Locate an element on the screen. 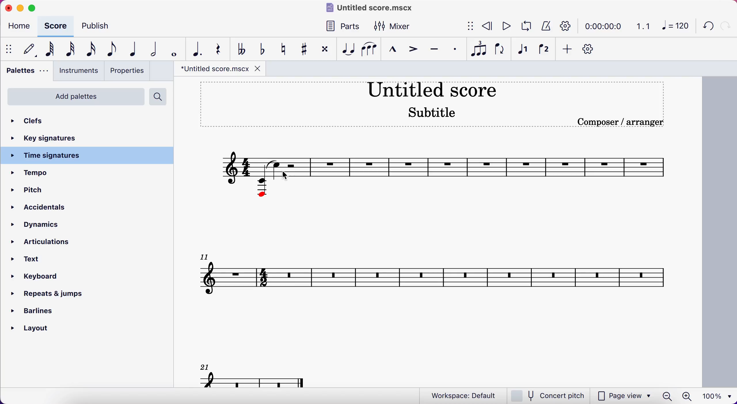  play is located at coordinates (504, 27).